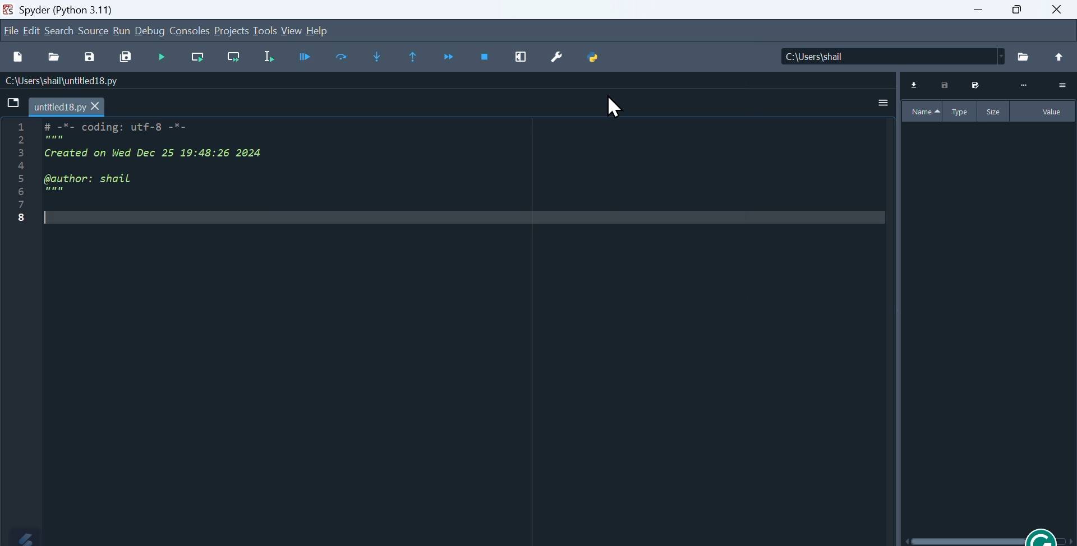 The image size is (1077, 546). What do you see at coordinates (175, 172) in the screenshot?
I see `code` at bounding box center [175, 172].